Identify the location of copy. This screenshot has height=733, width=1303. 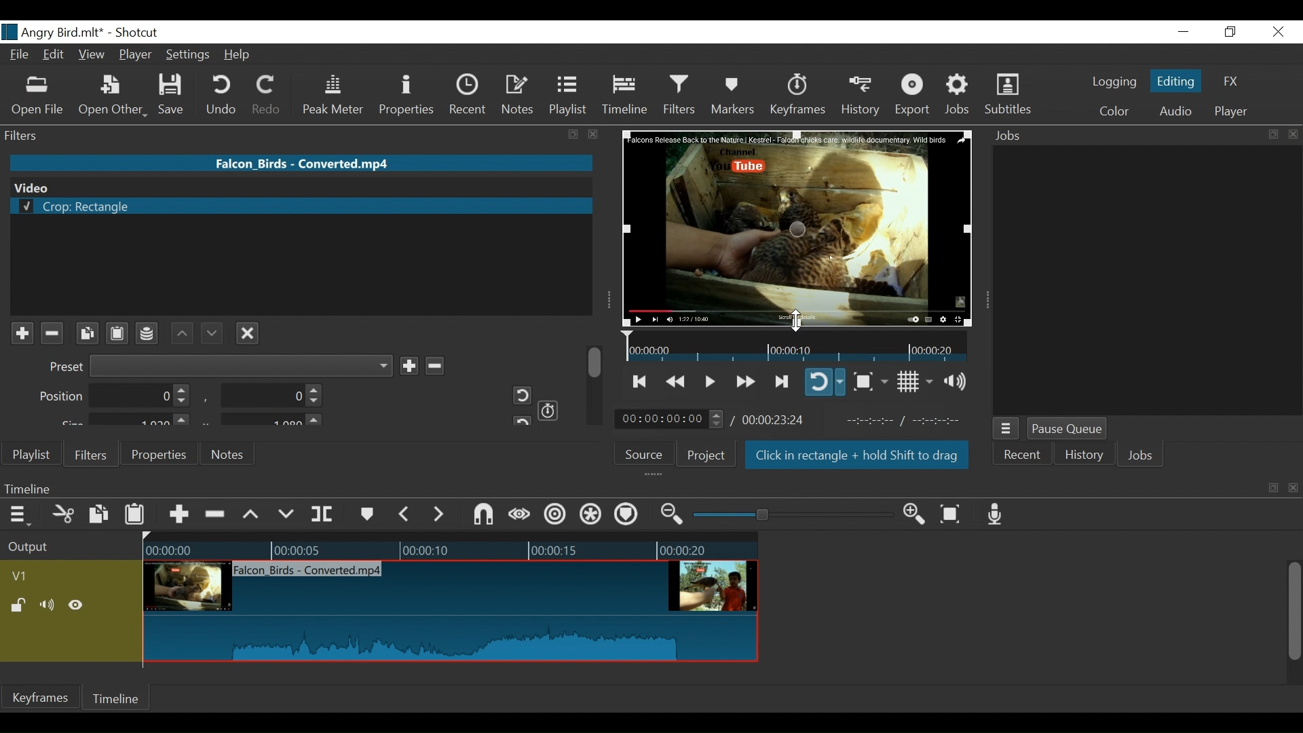
(1273, 488).